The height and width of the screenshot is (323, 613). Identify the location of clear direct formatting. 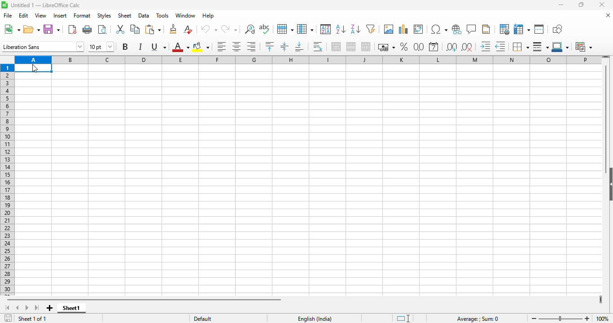
(188, 29).